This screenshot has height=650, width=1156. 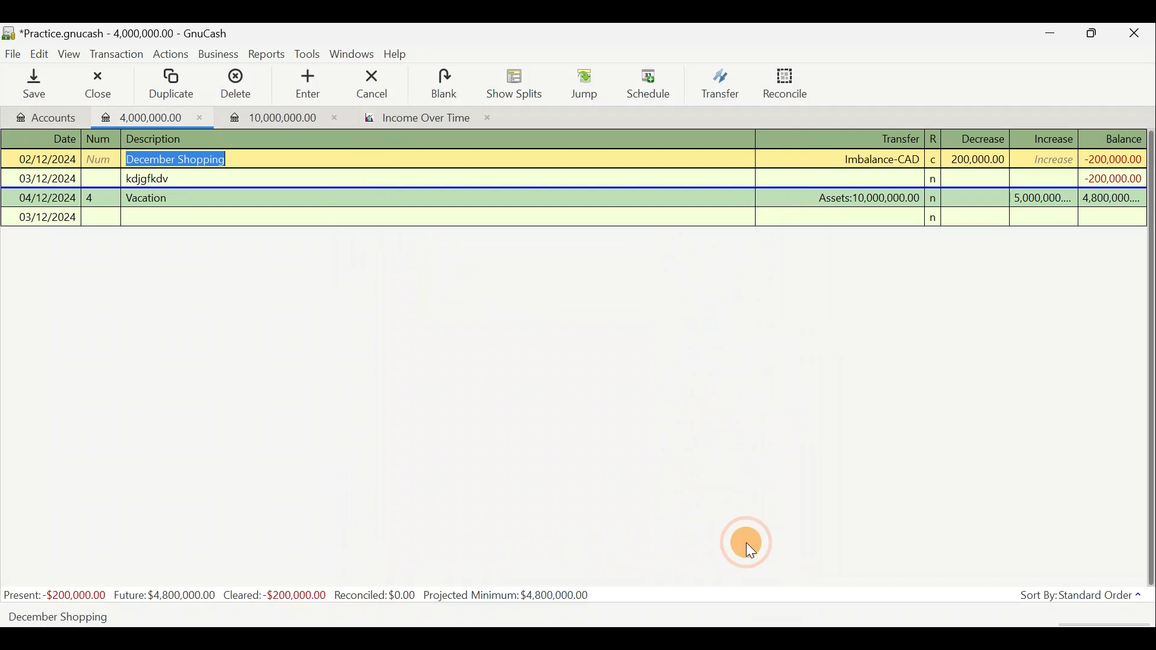 I want to click on Jump, so click(x=580, y=83).